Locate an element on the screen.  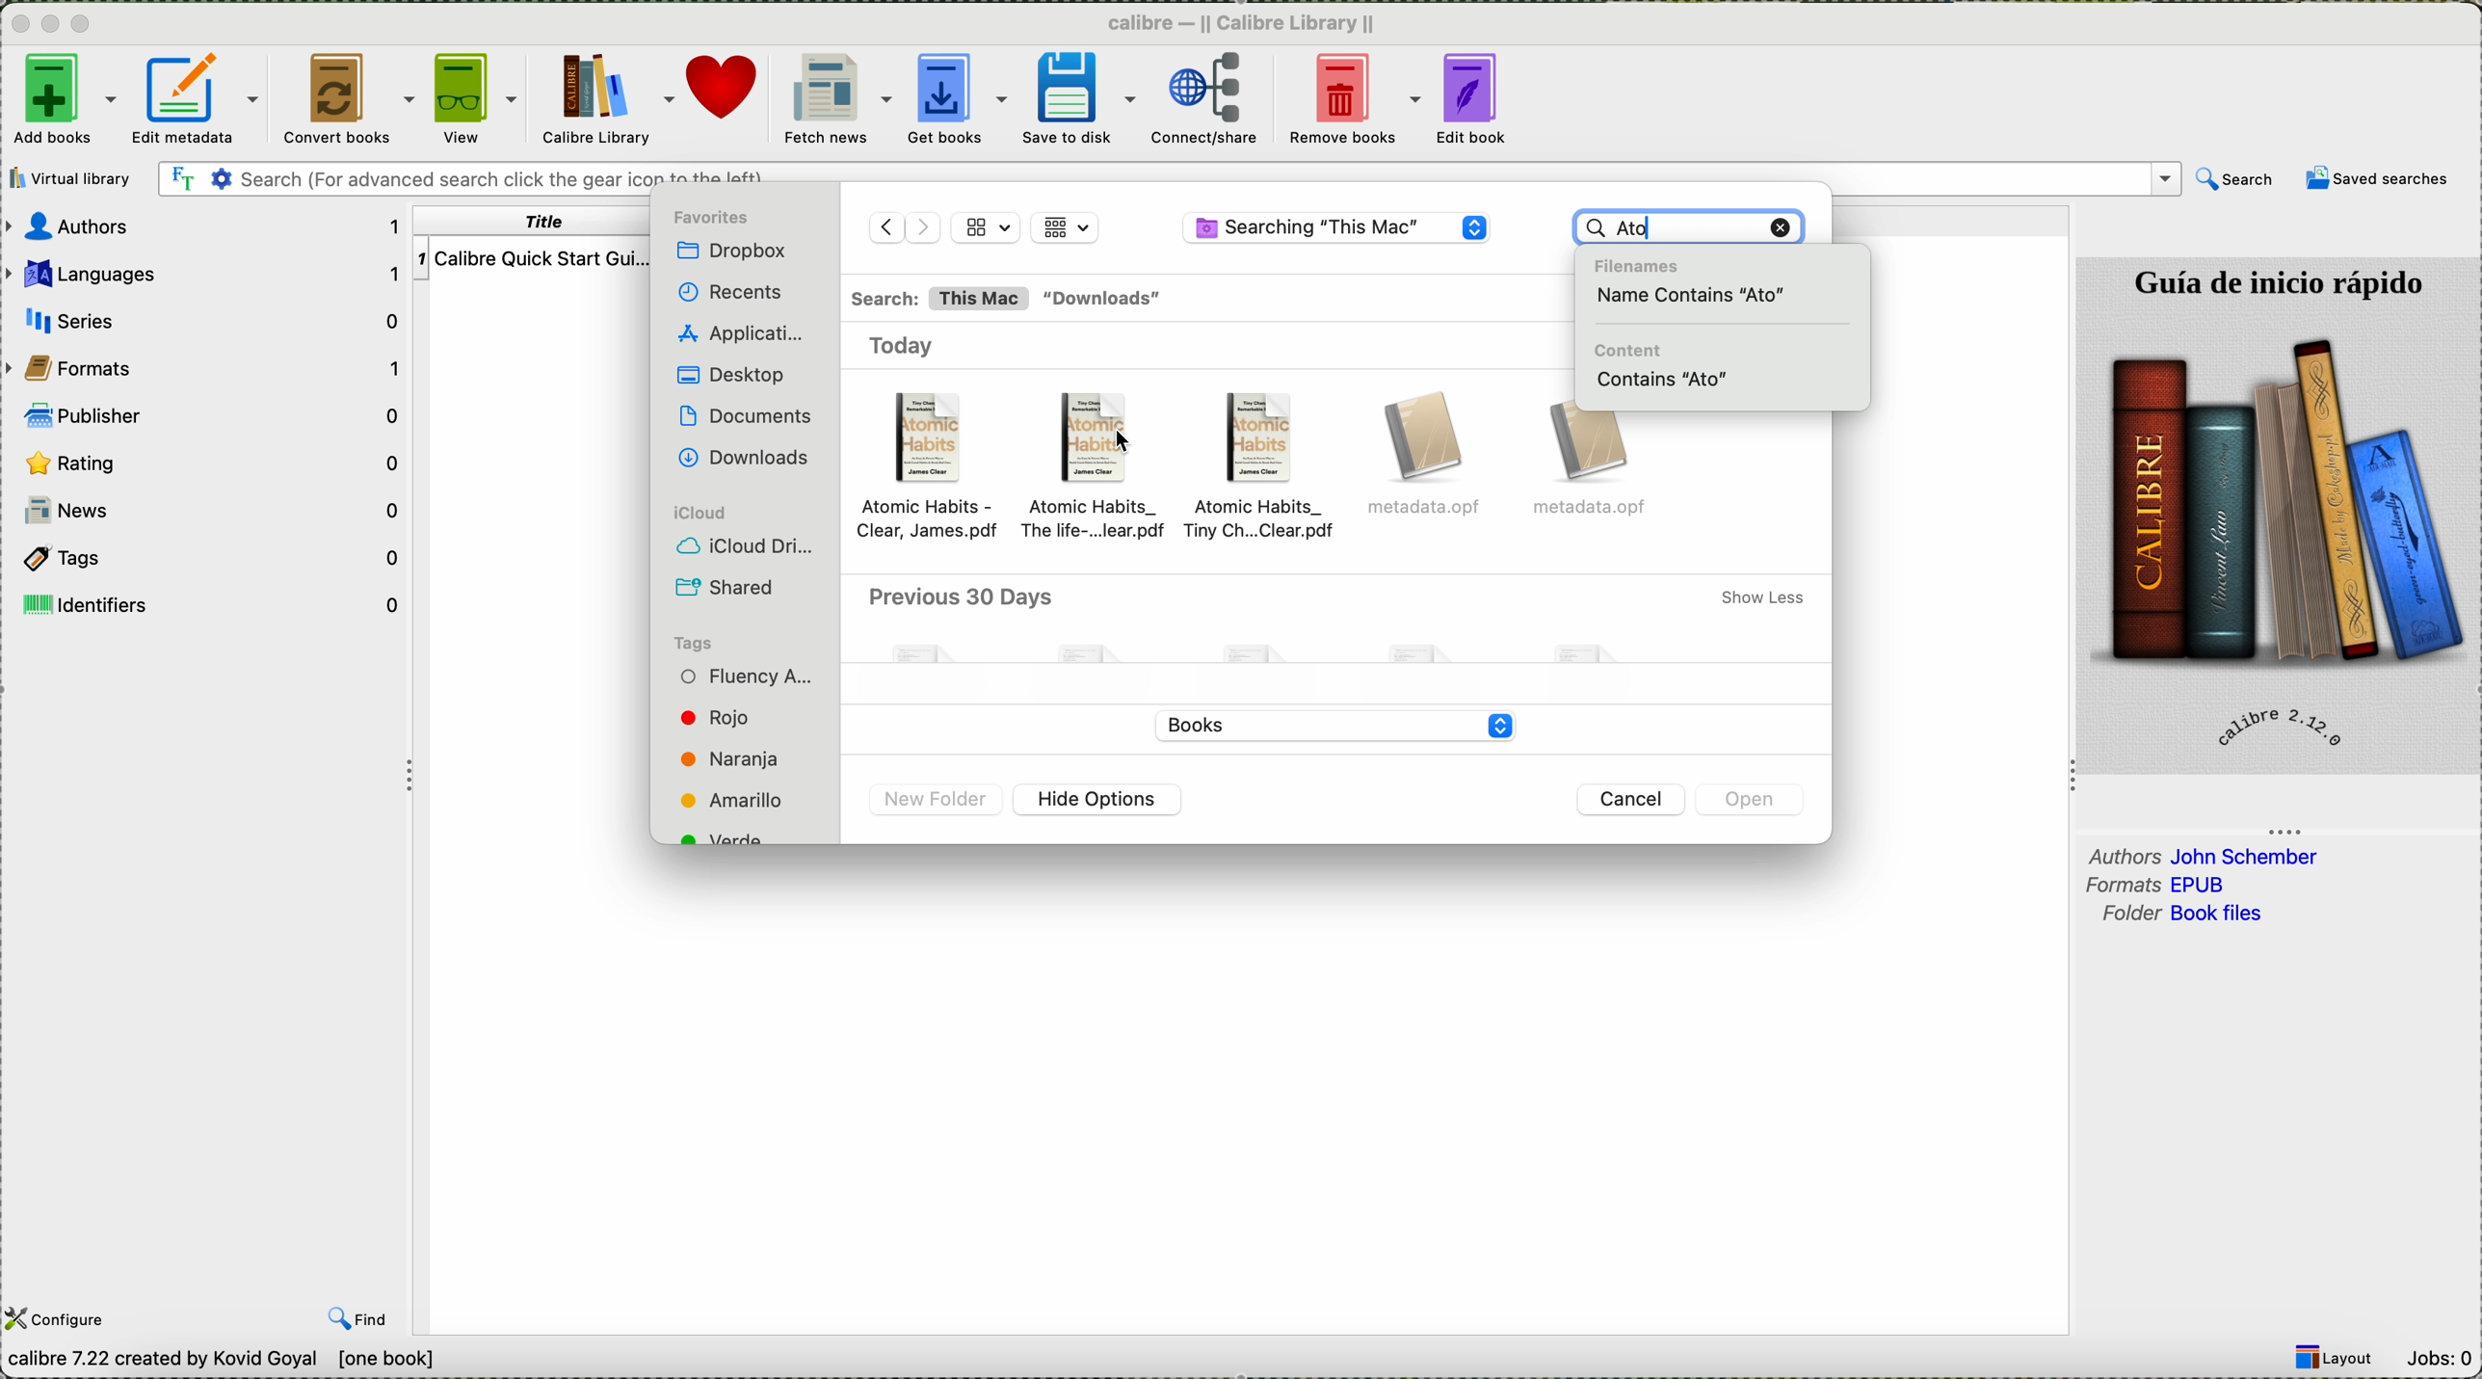
Layout is located at coordinates (2336, 1358).